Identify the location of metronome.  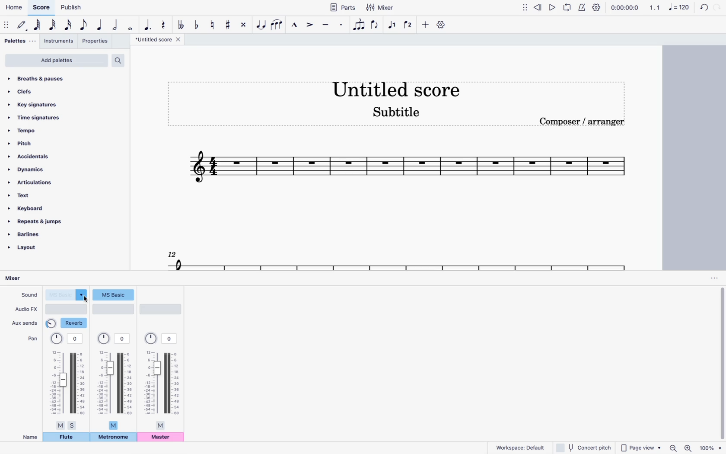
(581, 7).